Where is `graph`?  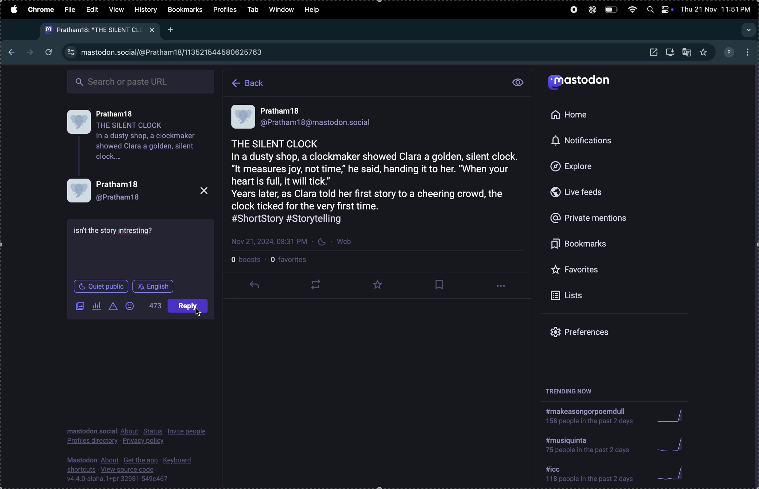
graph is located at coordinates (673, 444).